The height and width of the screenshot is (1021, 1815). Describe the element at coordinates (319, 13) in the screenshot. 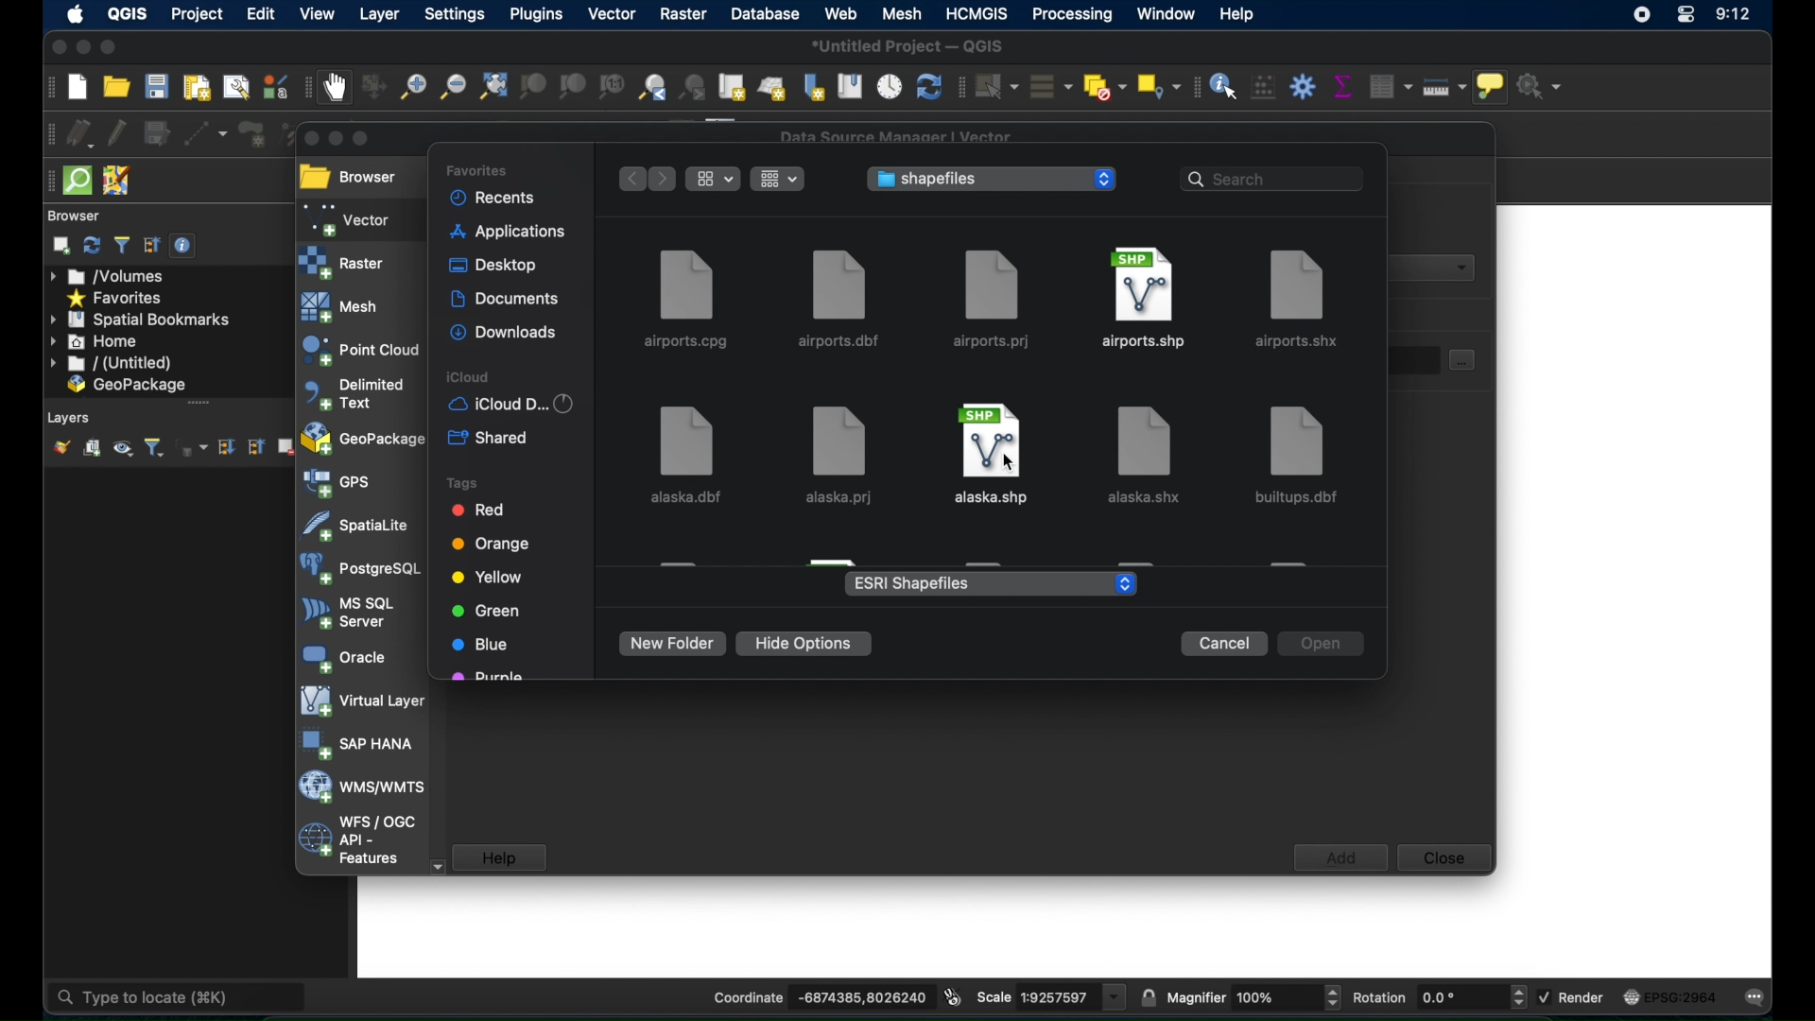

I see `view` at that location.